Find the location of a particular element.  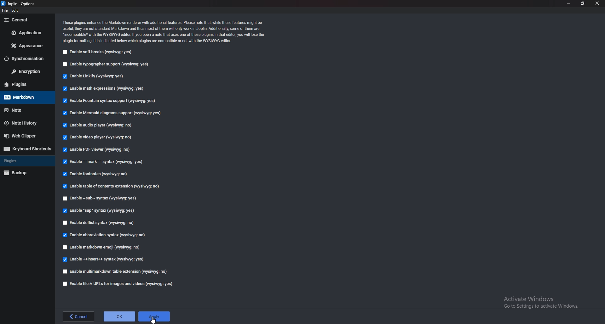

Info is located at coordinates (164, 31).